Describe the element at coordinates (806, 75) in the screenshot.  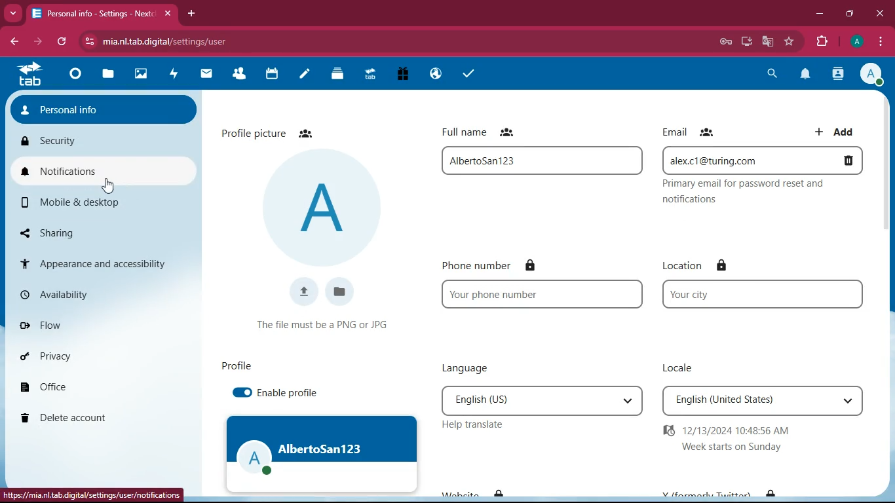
I see `notification` at that location.